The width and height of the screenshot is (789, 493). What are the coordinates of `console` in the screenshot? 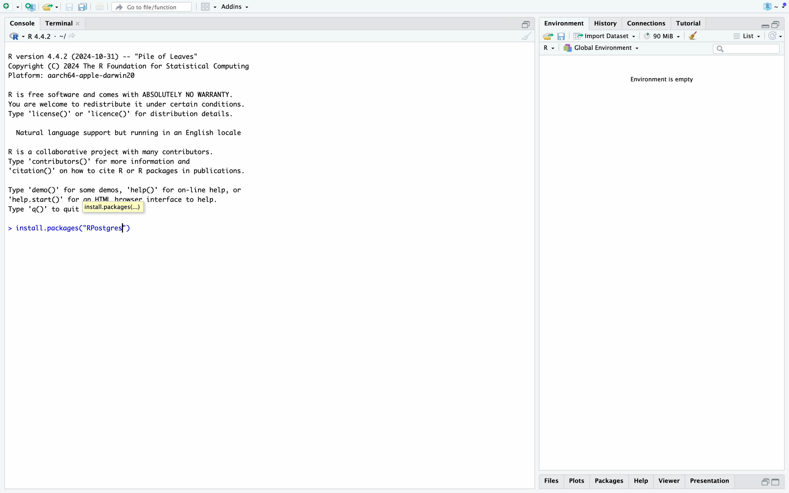 It's located at (19, 23).